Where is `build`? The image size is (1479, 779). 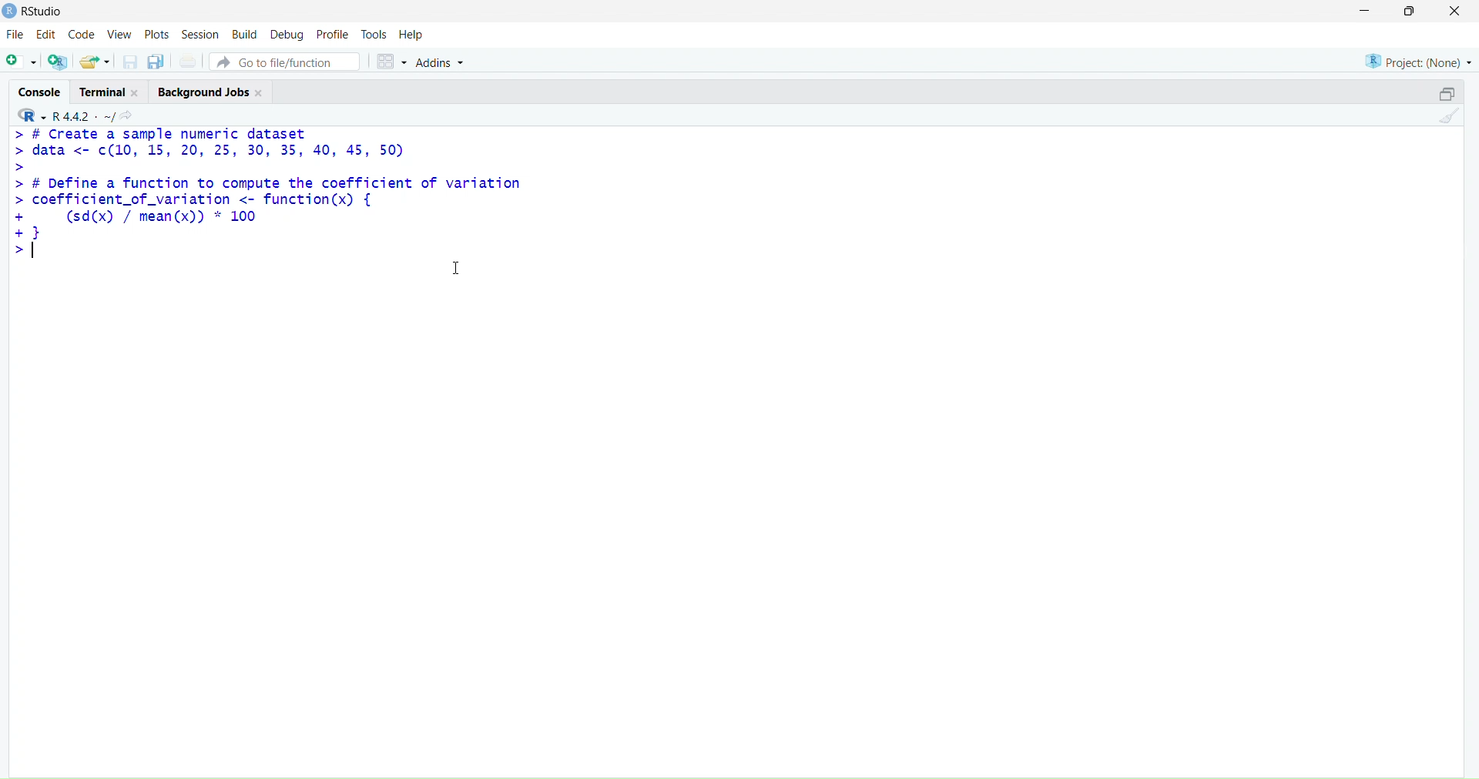 build is located at coordinates (244, 35).